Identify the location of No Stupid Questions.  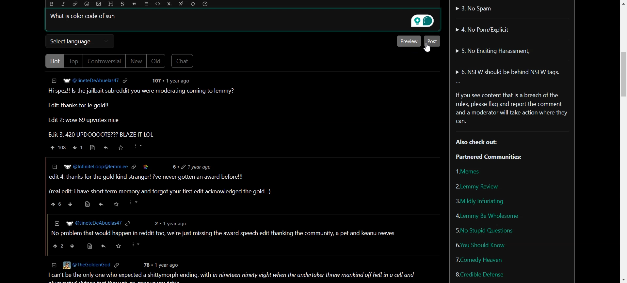
(485, 230).